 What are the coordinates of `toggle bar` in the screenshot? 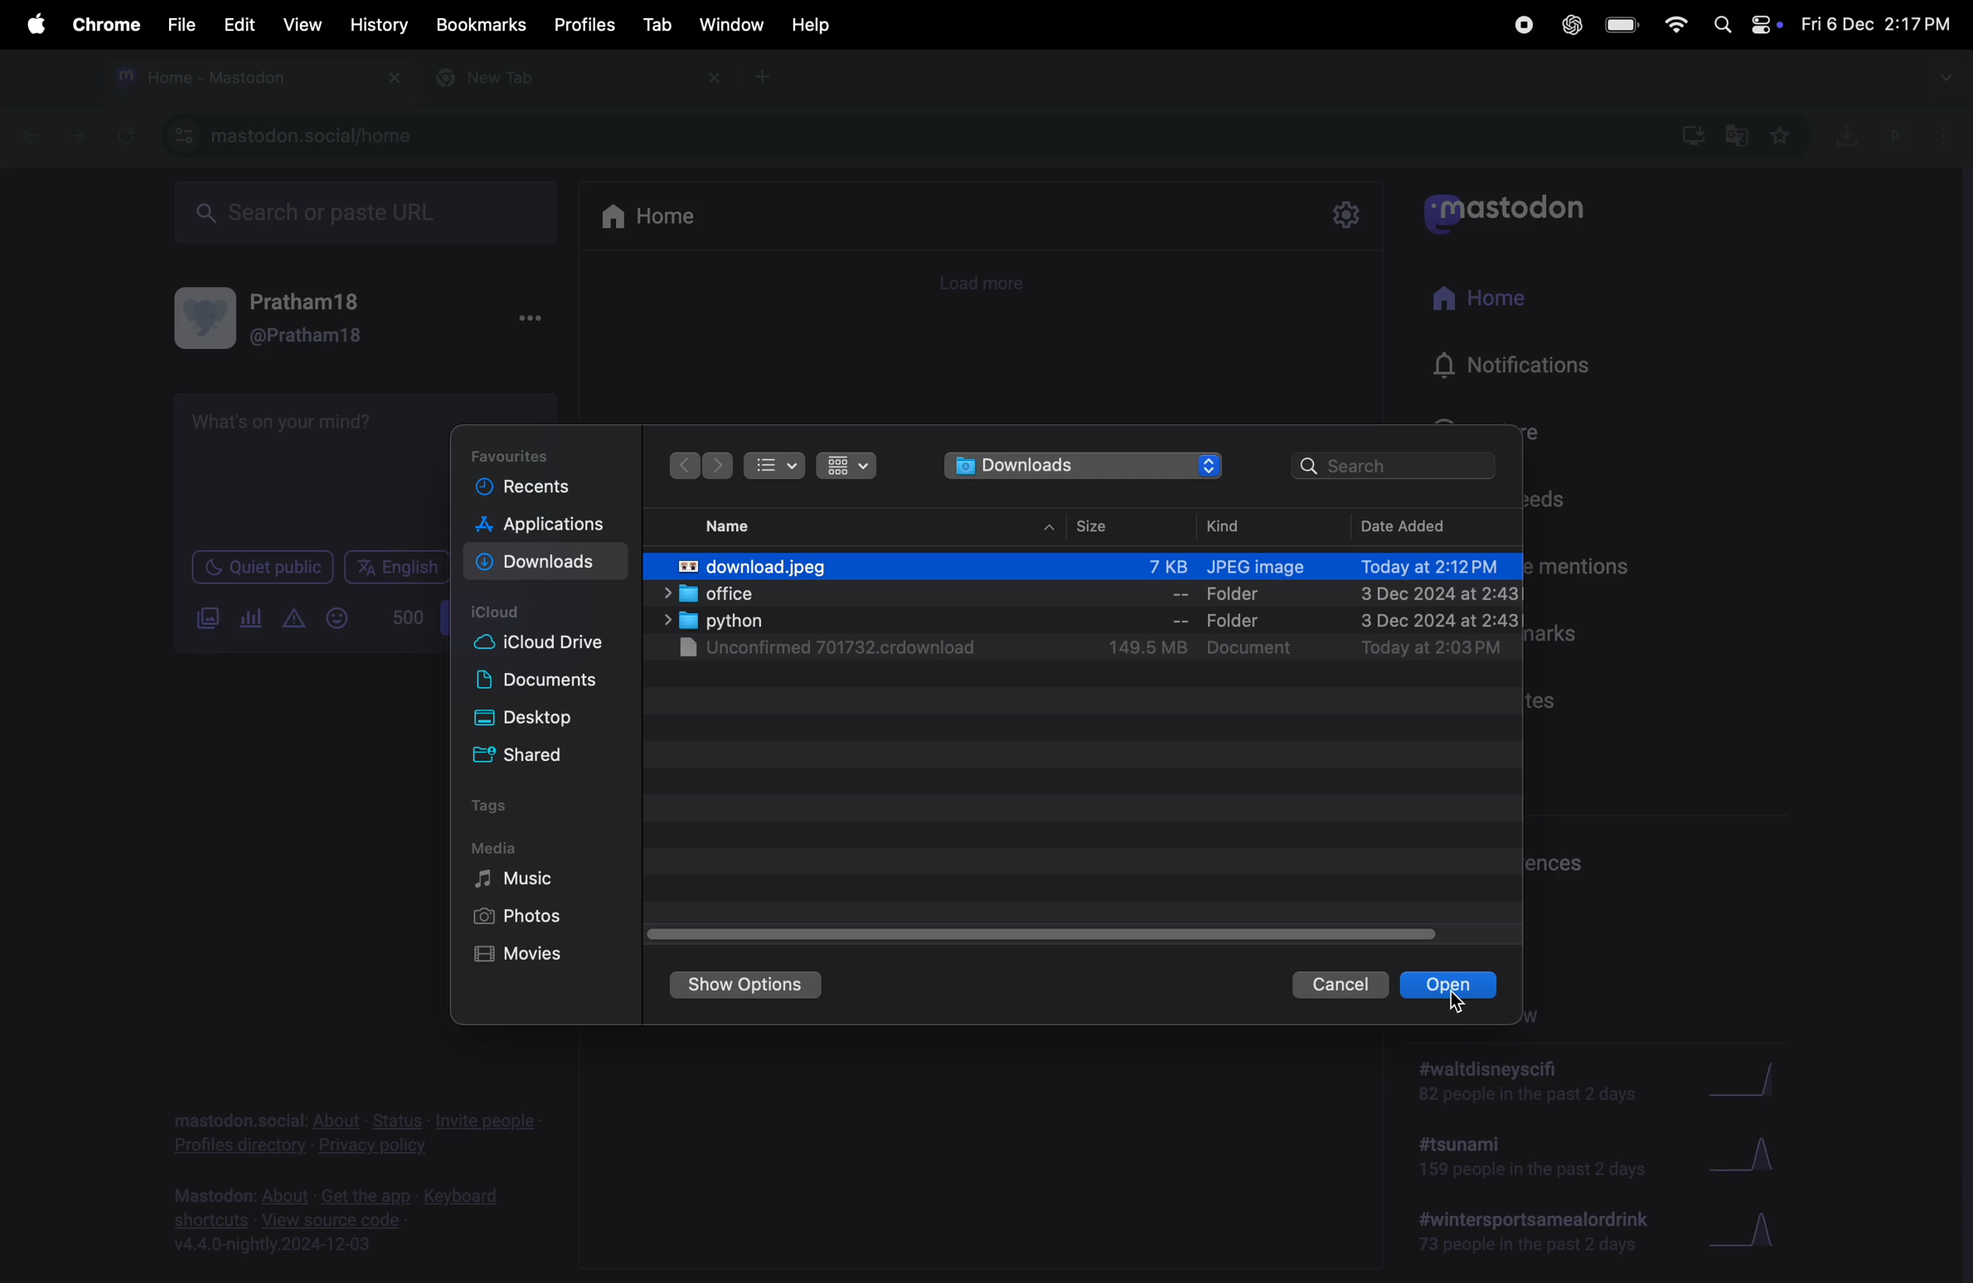 It's located at (1038, 933).